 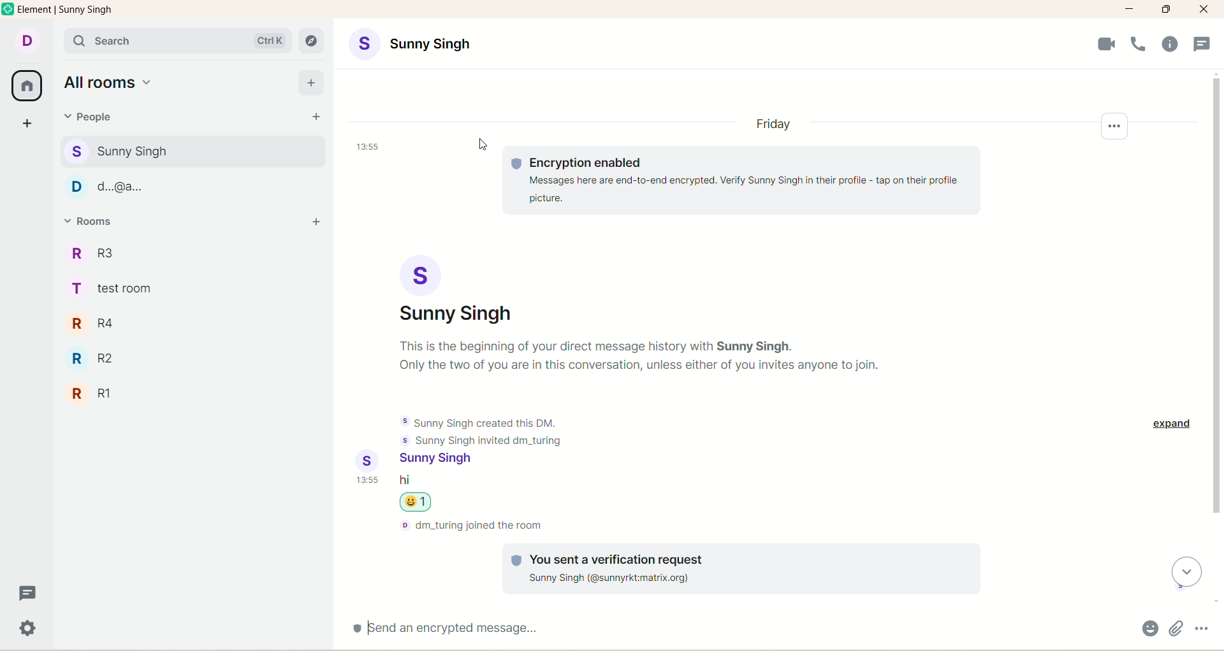 What do you see at coordinates (117, 289) in the screenshot?
I see `test room` at bounding box center [117, 289].